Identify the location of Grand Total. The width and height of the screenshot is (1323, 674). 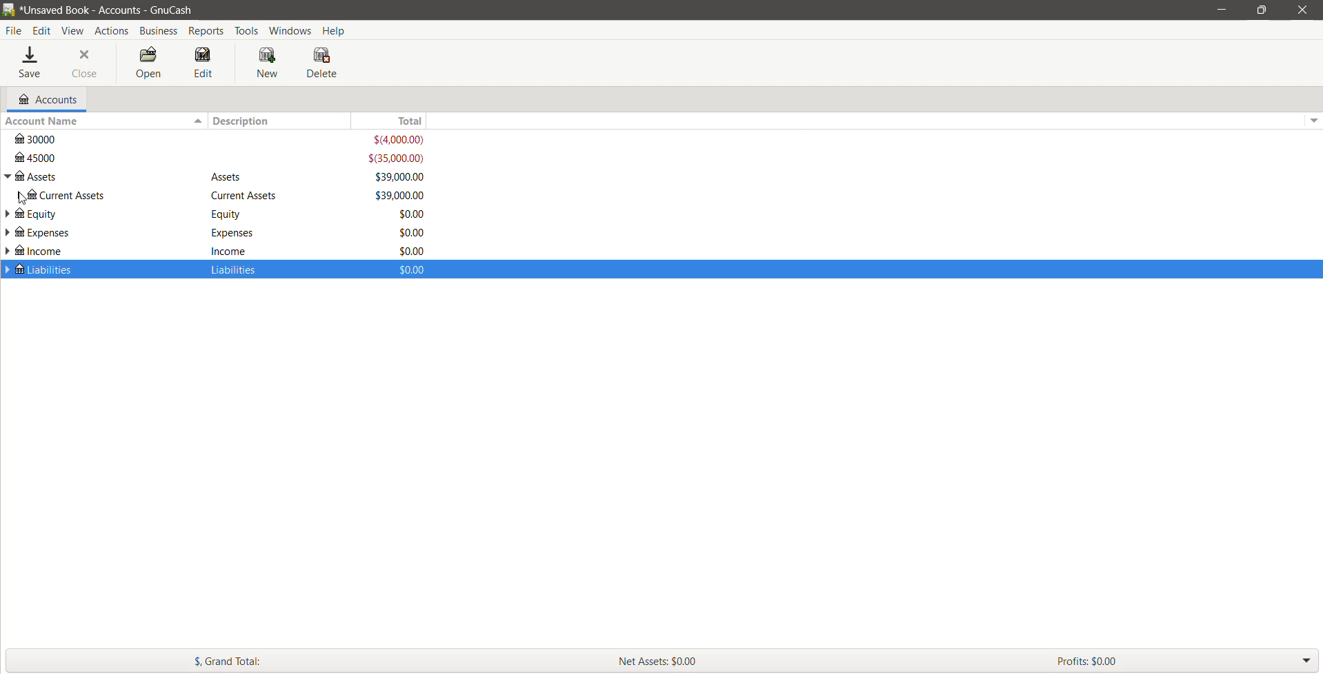
(296, 662).